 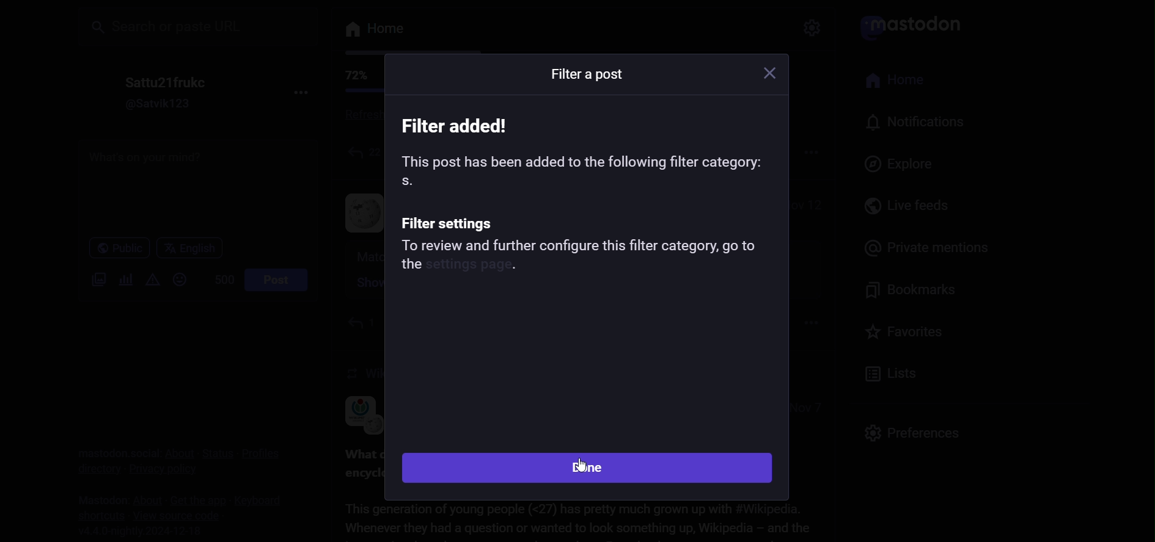 I want to click on 72%, so click(x=354, y=76).